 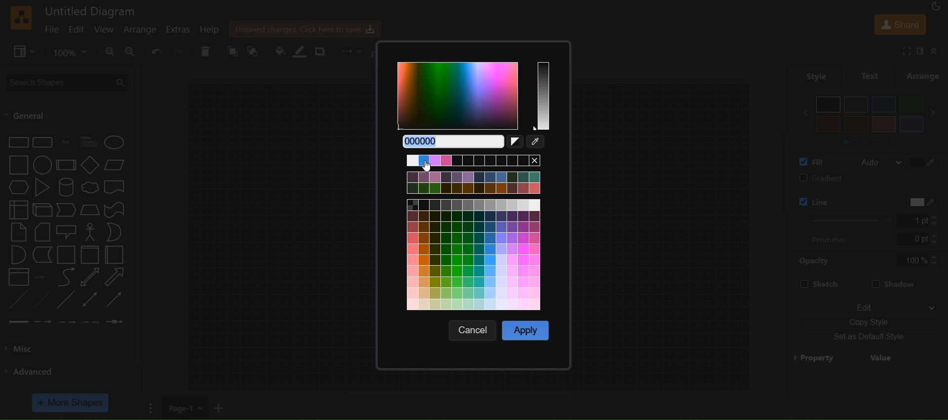 I want to click on process, so click(x=66, y=165).